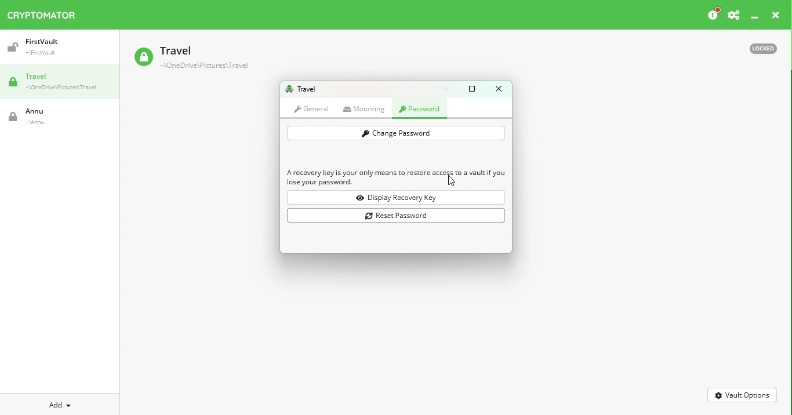  Describe the element at coordinates (311, 108) in the screenshot. I see `General` at that location.